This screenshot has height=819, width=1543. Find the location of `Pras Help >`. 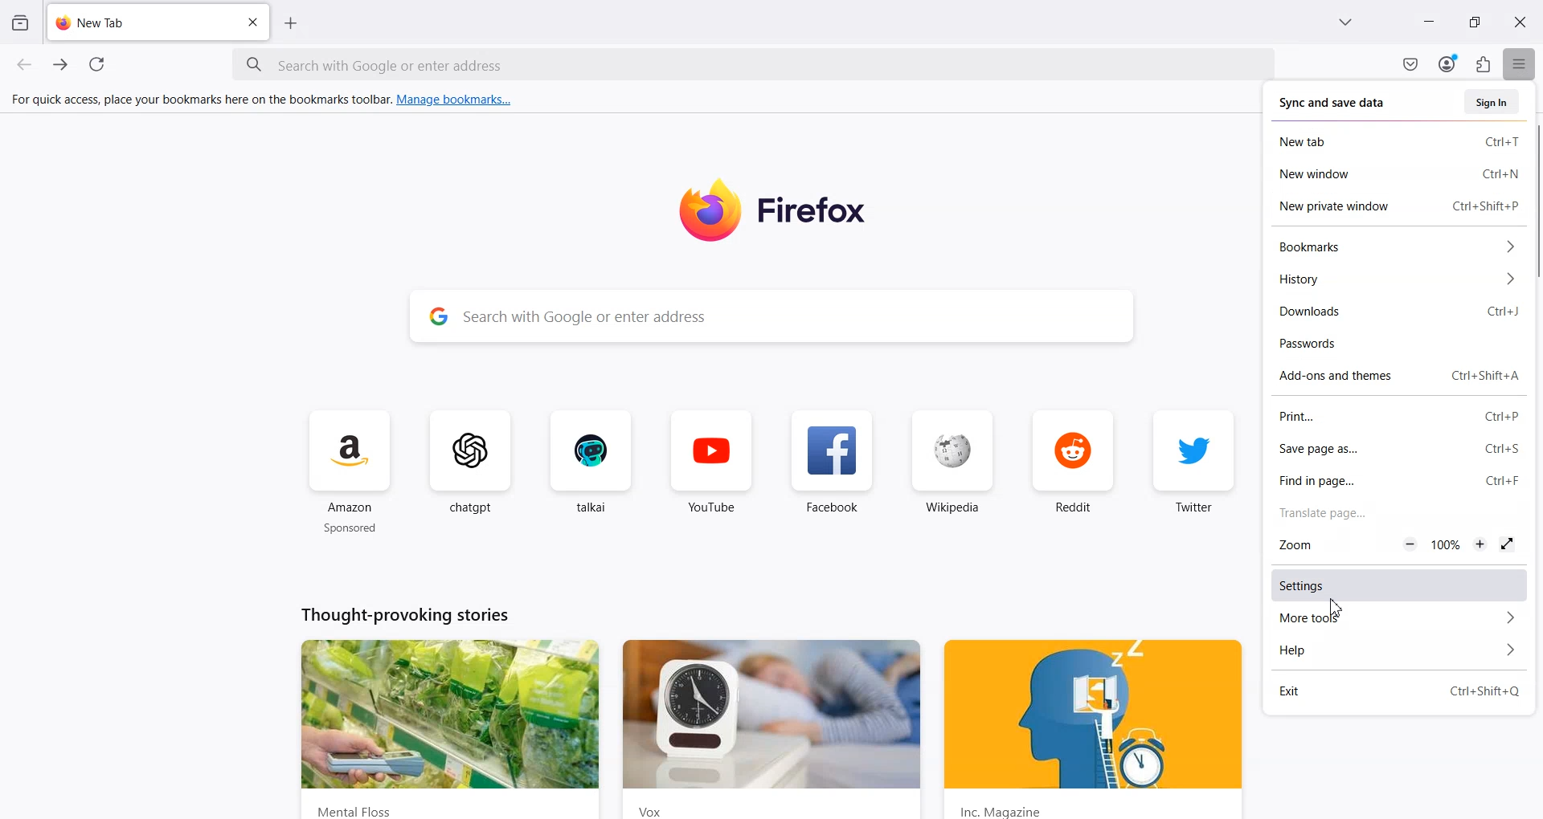

Pras Help > is located at coordinates (1402, 652).